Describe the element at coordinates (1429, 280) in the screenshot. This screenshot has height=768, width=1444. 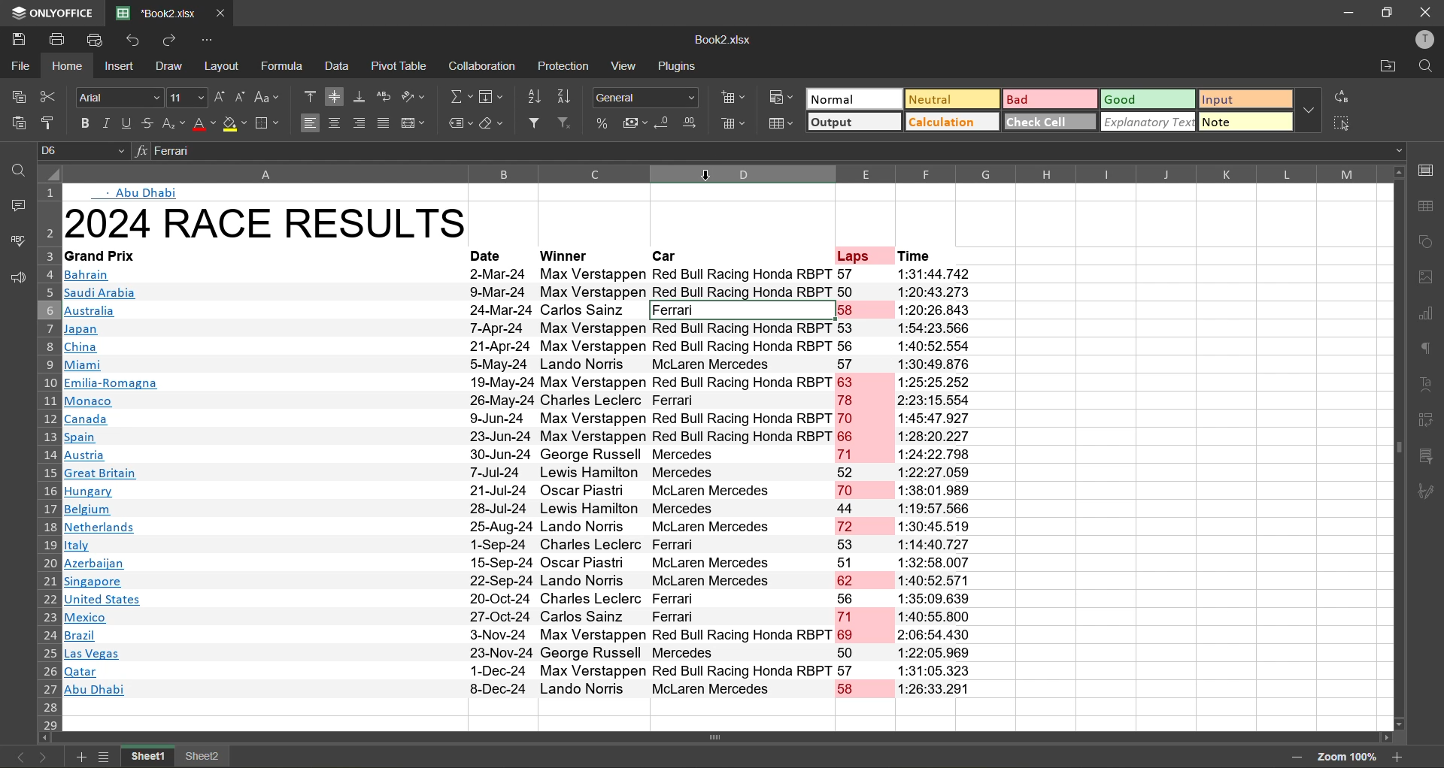
I see `images` at that location.